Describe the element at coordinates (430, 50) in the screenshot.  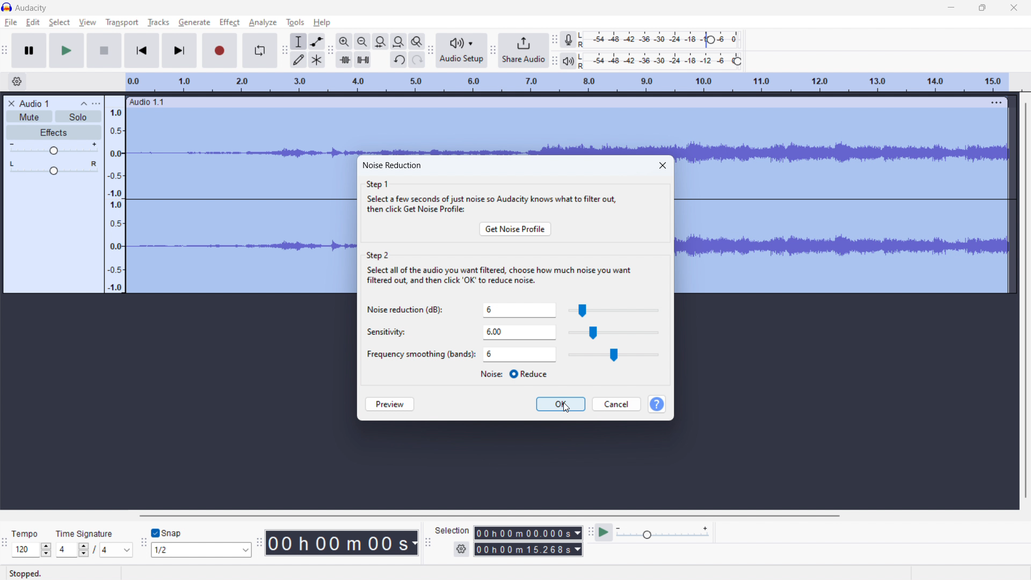
I see `audio setup toolbar` at that location.